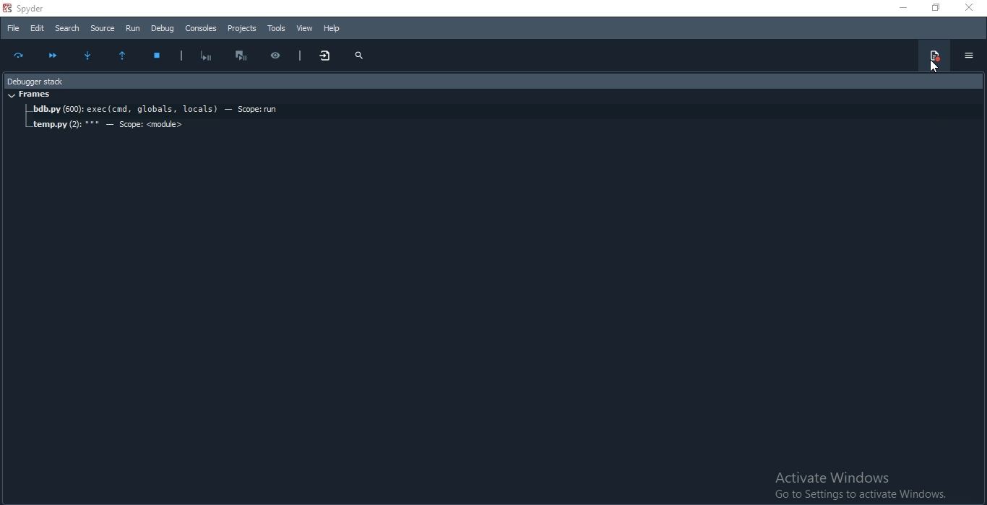  I want to click on Search, so click(66, 27).